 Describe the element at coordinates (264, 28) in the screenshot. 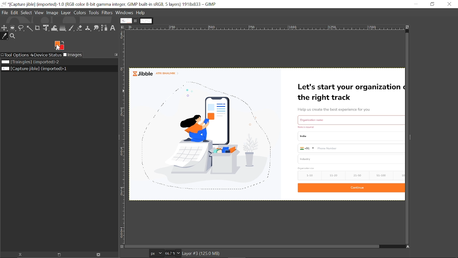

I see `Horizontal label` at that location.